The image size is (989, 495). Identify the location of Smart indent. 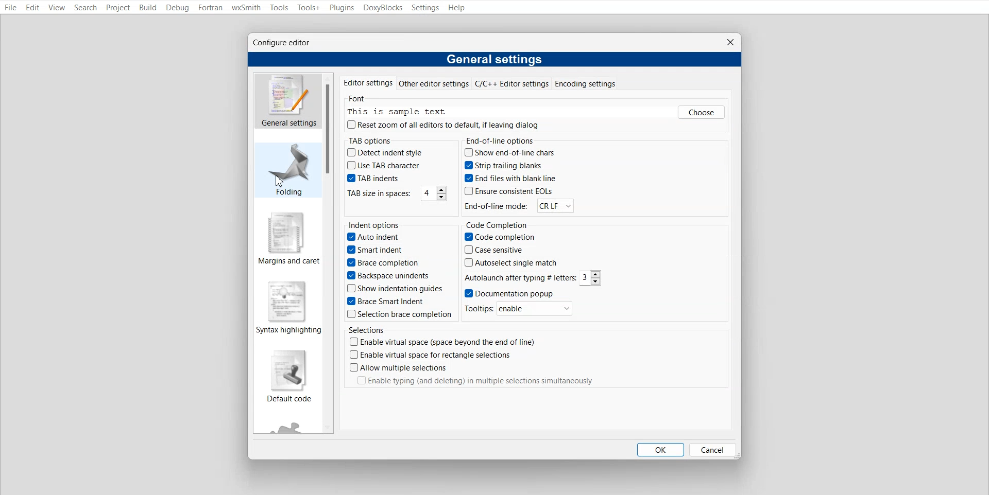
(378, 251).